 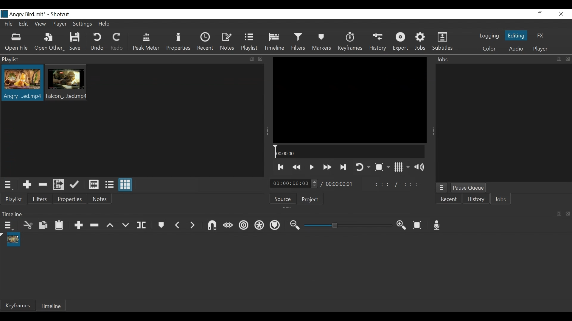 I want to click on Recent, so click(x=205, y=43).